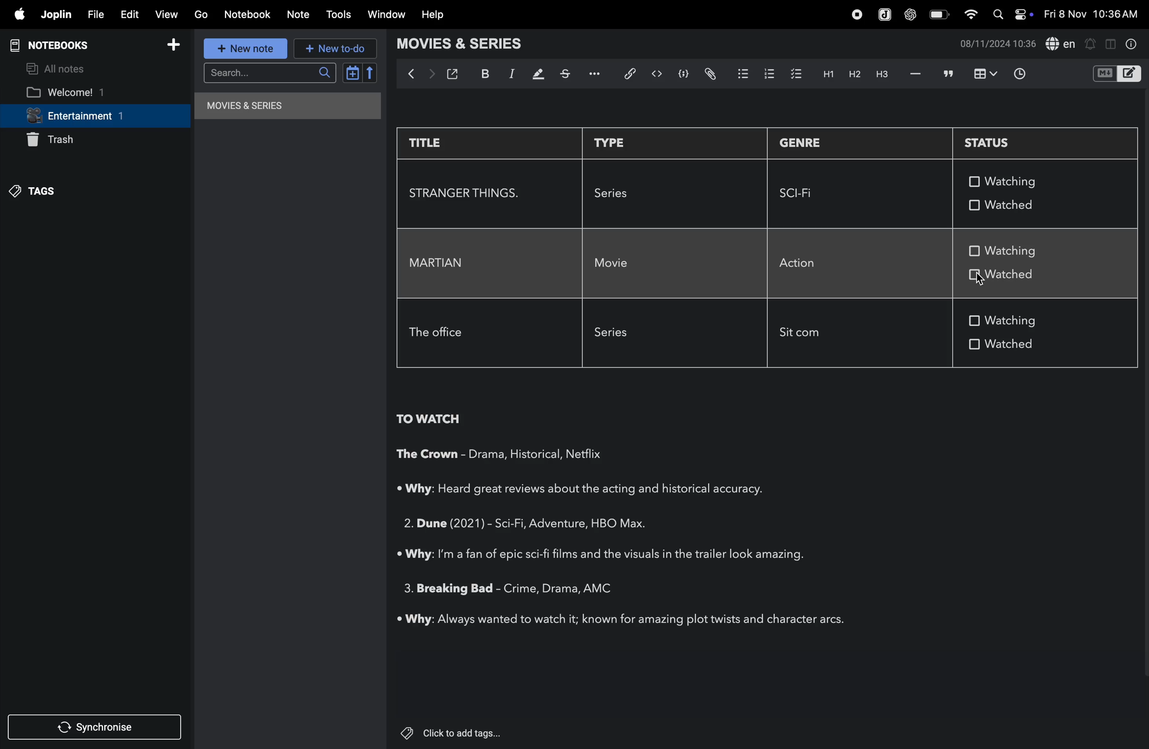  What do you see at coordinates (470, 45) in the screenshot?
I see `movies and series` at bounding box center [470, 45].